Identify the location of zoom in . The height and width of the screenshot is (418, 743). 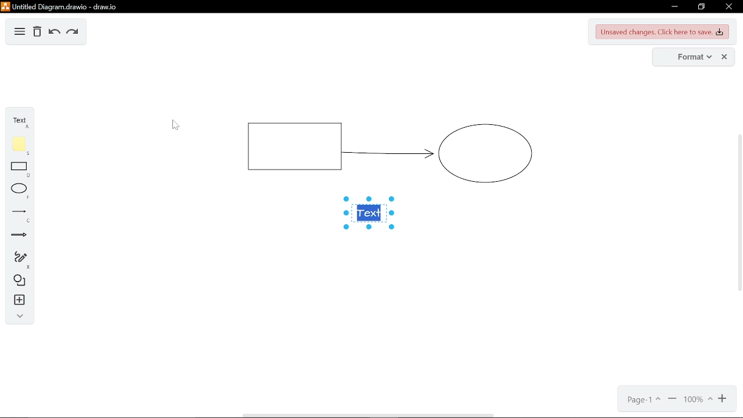
(672, 400).